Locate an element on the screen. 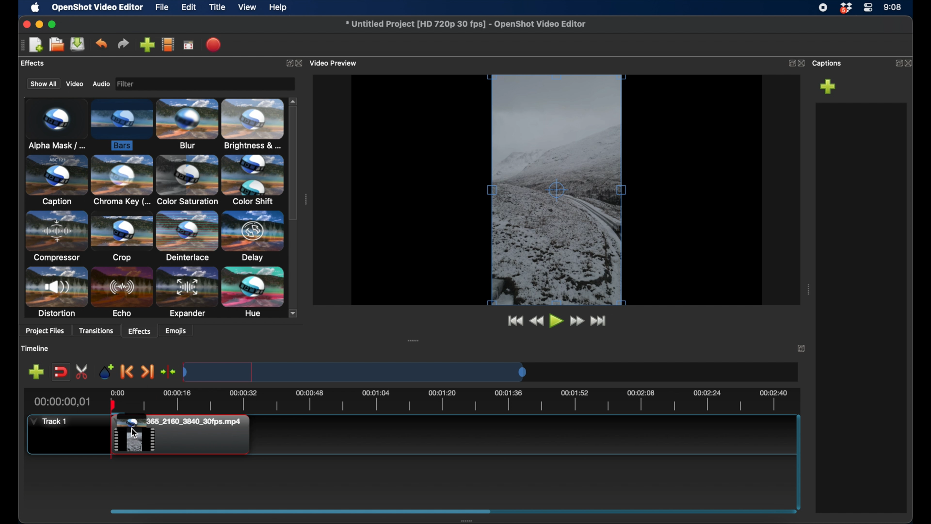  bars is located at coordinates (122, 125).